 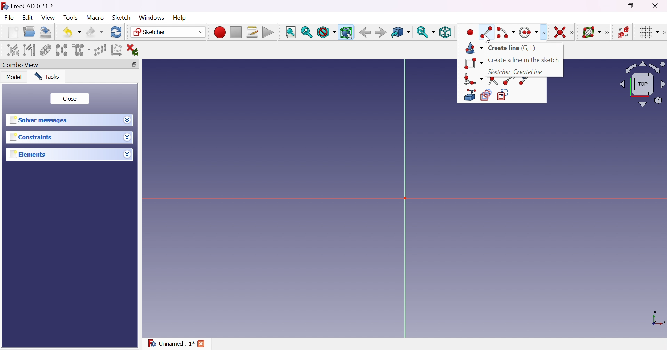 What do you see at coordinates (41, 120) in the screenshot?
I see `Solver messages` at bounding box center [41, 120].